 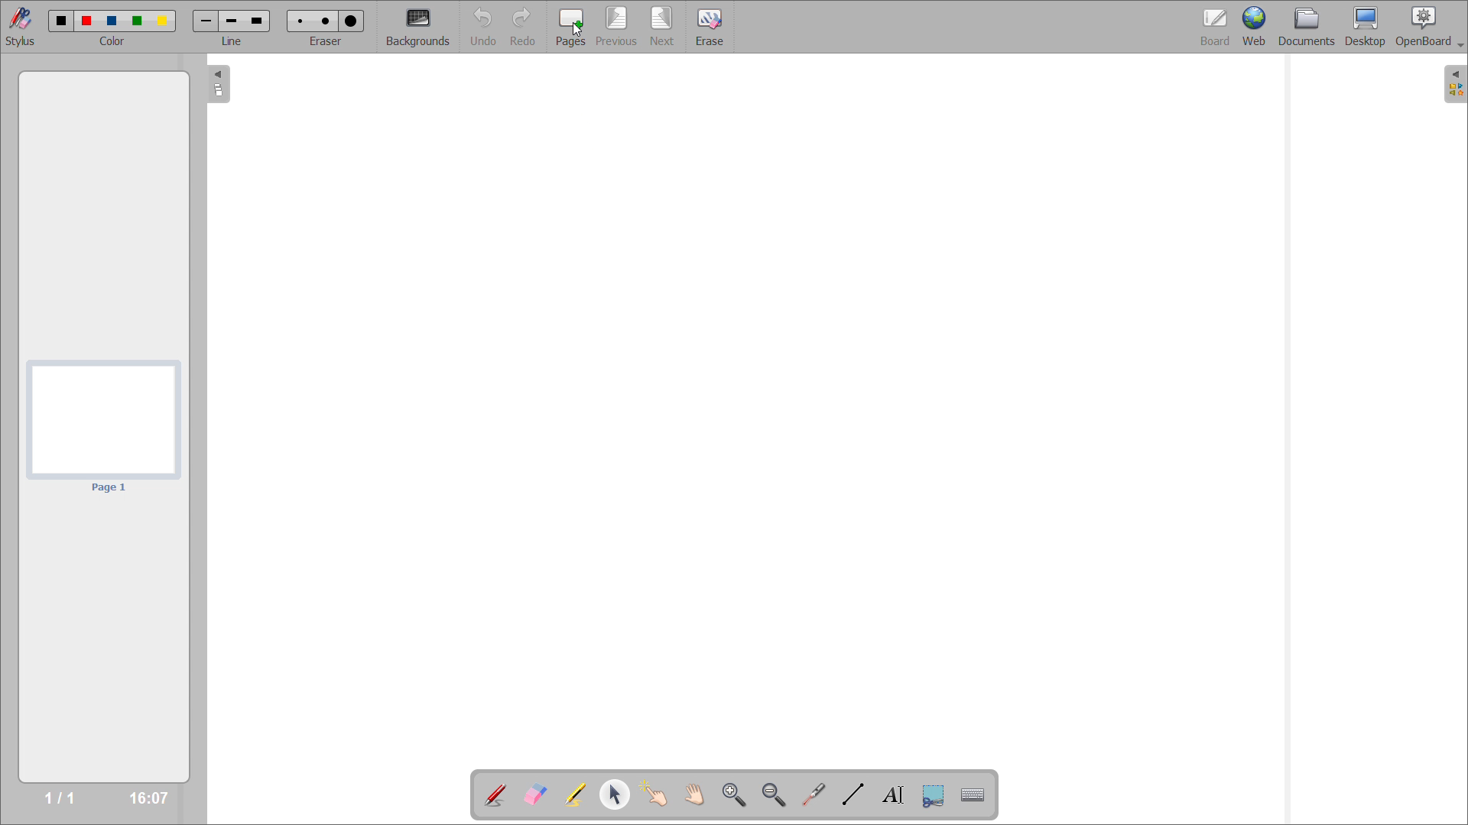 I want to click on next page, so click(x=664, y=26).